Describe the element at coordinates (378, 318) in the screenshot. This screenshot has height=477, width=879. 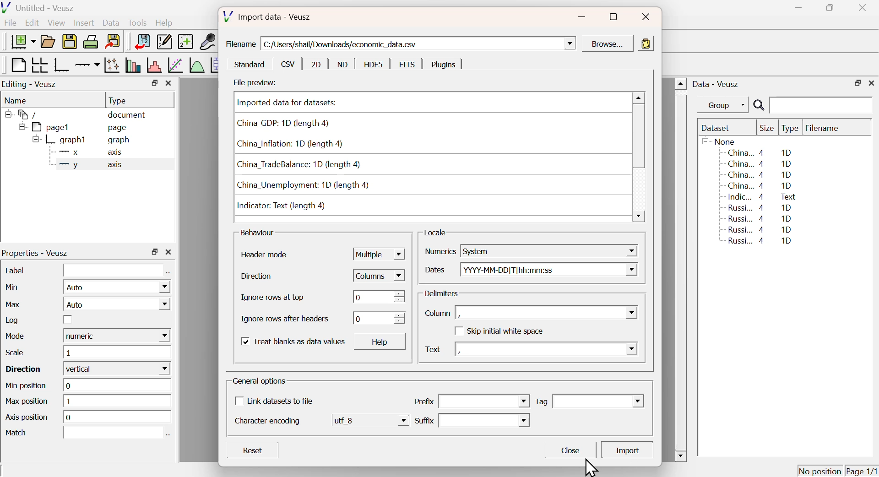
I see `0` at that location.